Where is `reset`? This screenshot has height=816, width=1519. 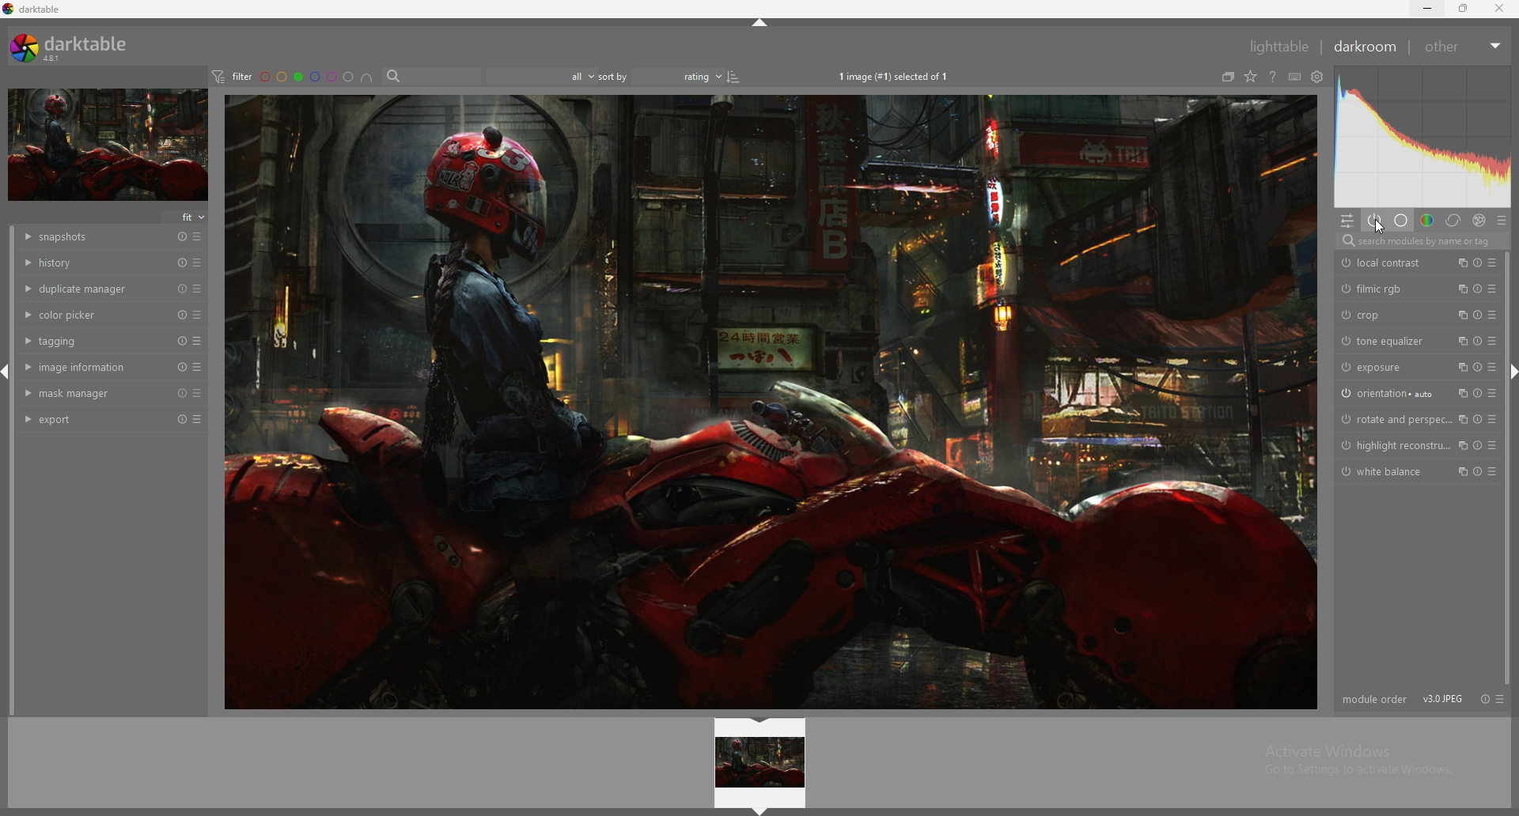
reset is located at coordinates (1478, 289).